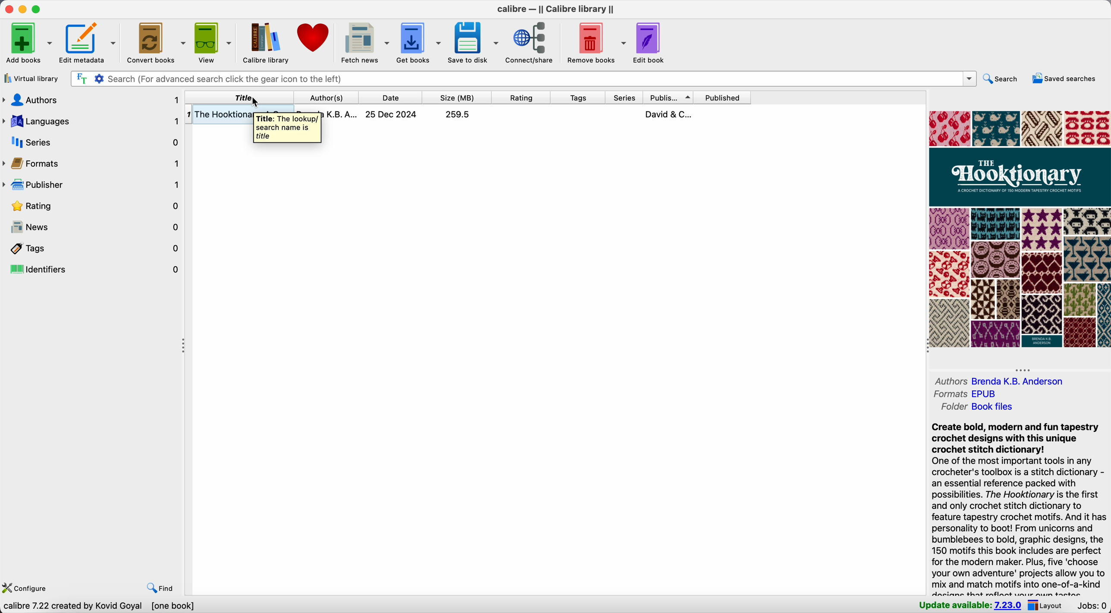 The width and height of the screenshot is (1111, 613). I want to click on David & C, so click(670, 114).